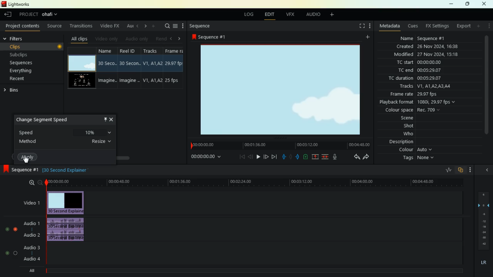 This screenshot has height=277, width=493. I want to click on add, so click(335, 15).